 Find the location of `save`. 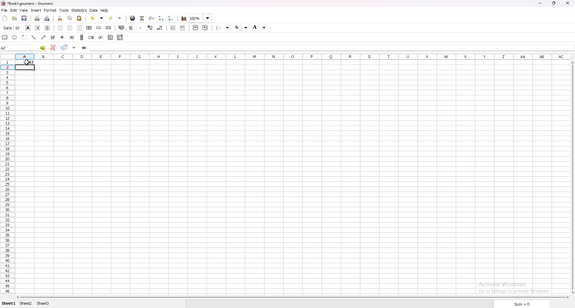

save is located at coordinates (24, 18).